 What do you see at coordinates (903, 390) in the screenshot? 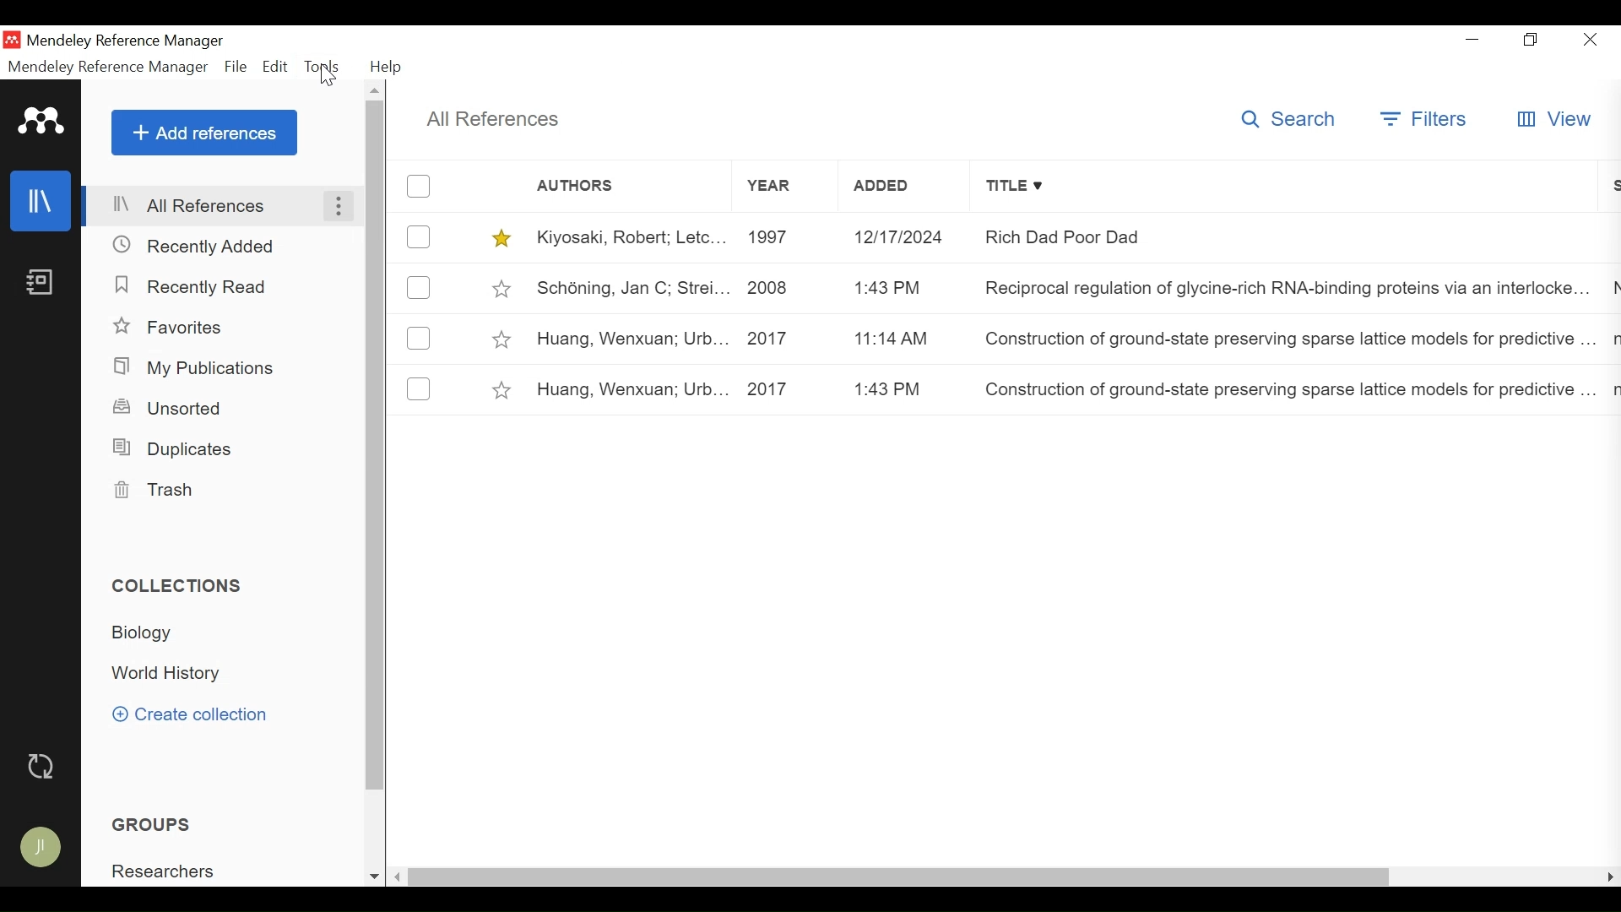
I see `1:43 pm` at bounding box center [903, 390].